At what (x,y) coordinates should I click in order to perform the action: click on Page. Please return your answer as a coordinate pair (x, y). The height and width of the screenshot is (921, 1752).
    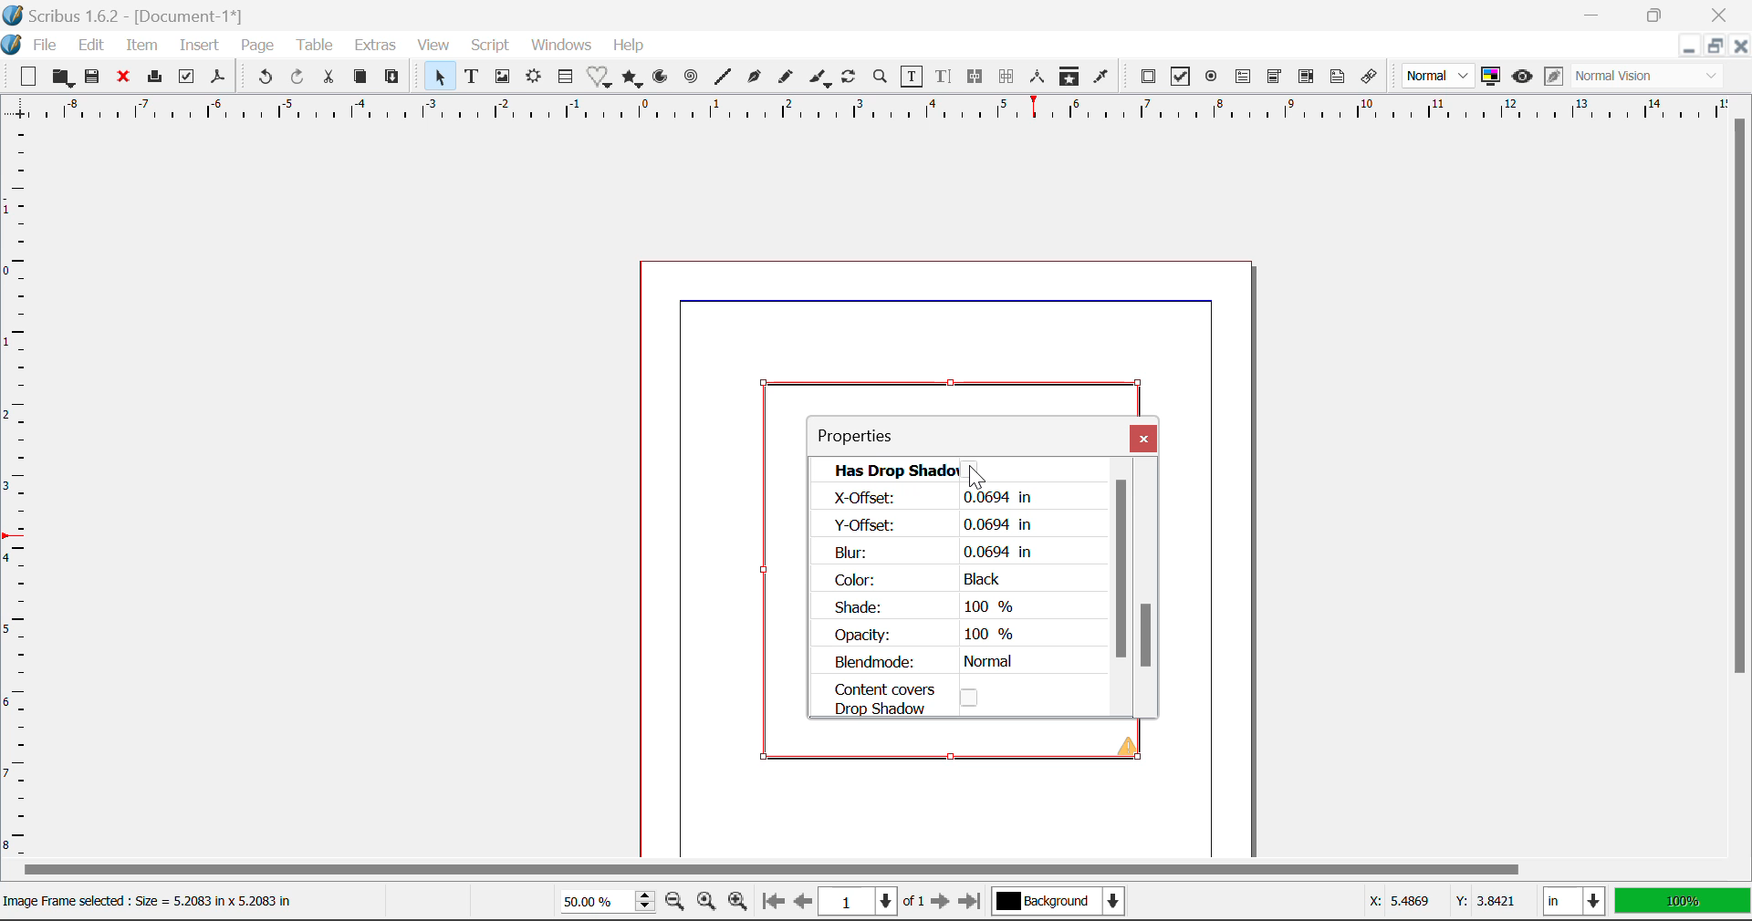
    Looking at the image, I should click on (257, 47).